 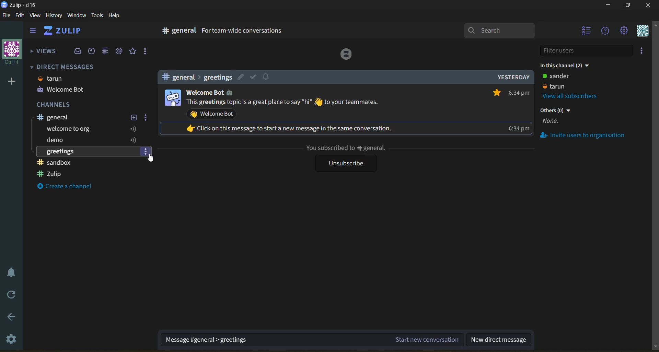 What do you see at coordinates (241, 77) in the screenshot?
I see `edit` at bounding box center [241, 77].